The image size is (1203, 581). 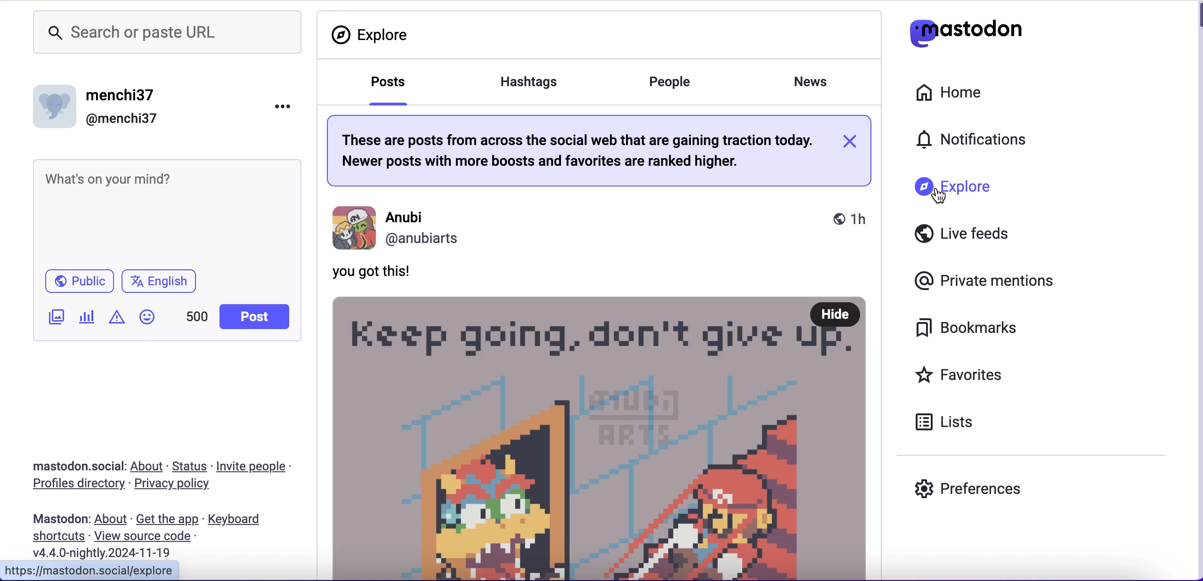 What do you see at coordinates (978, 141) in the screenshot?
I see `notifications` at bounding box center [978, 141].